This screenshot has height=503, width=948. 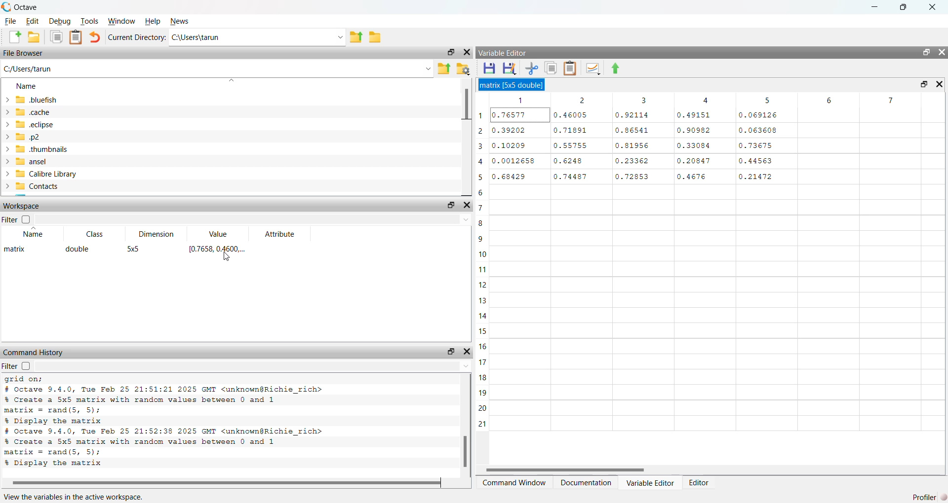 I want to click on Attribute, so click(x=279, y=234).